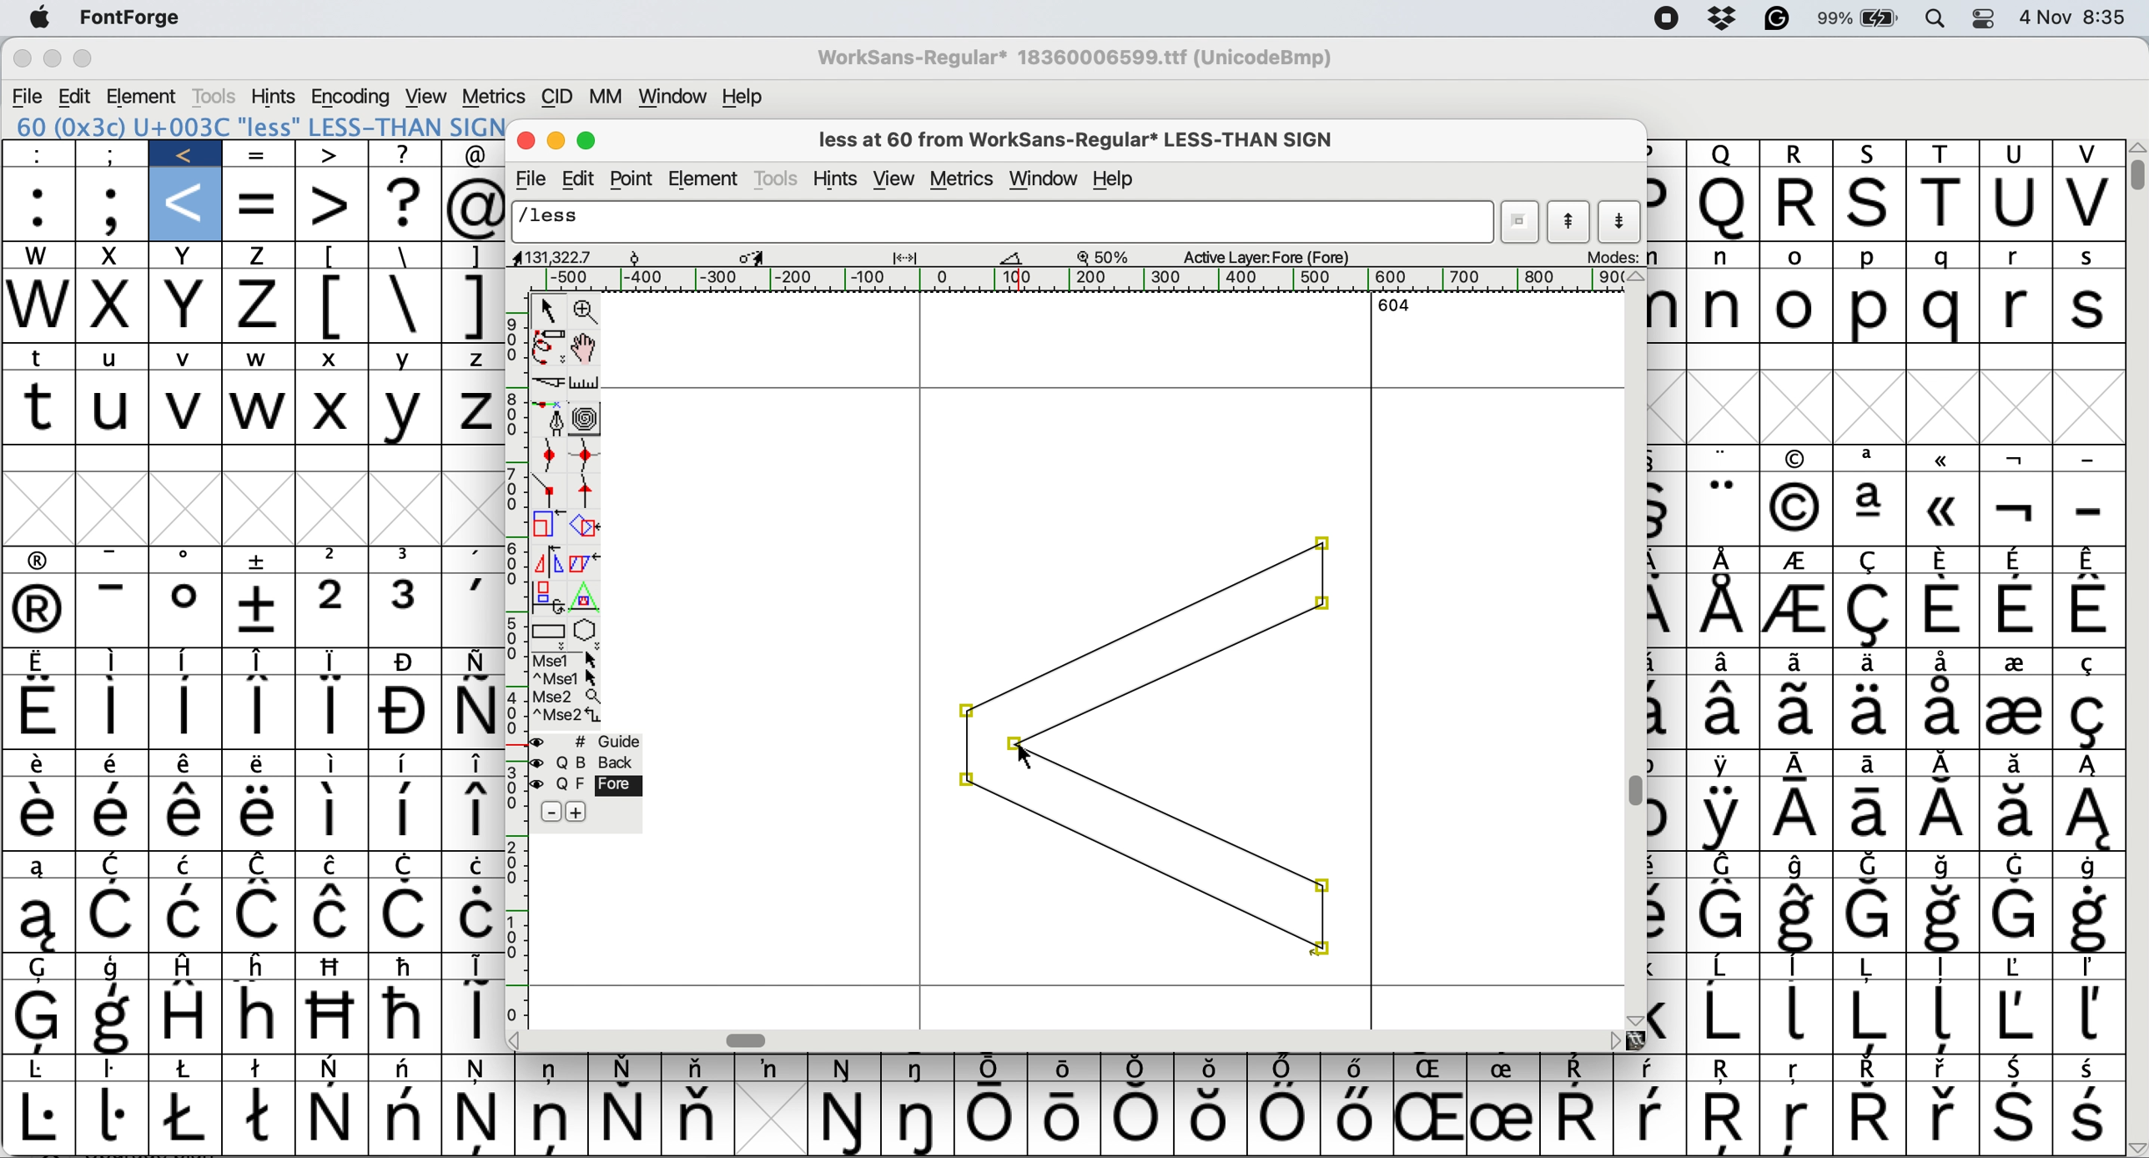 The height and width of the screenshot is (1158, 2149). Describe the element at coordinates (112, 154) in the screenshot. I see `;` at that location.